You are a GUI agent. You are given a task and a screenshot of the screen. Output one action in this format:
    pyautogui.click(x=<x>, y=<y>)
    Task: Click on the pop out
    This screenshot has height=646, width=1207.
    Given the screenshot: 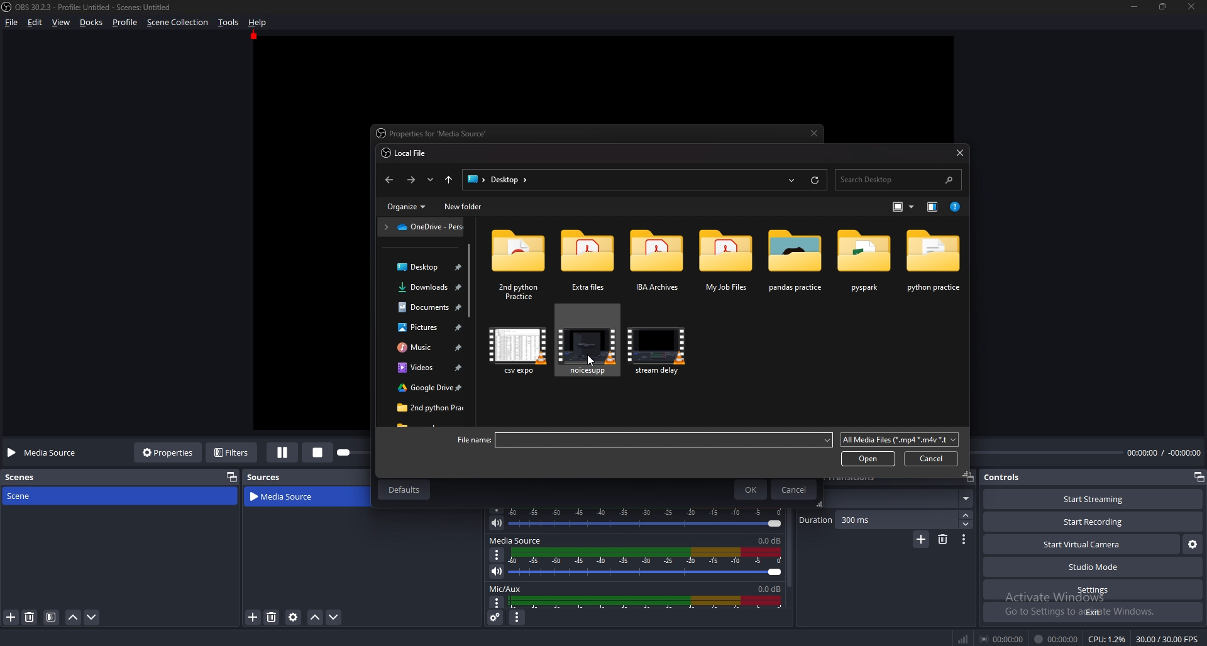 What is the action you would take?
    pyautogui.click(x=229, y=476)
    